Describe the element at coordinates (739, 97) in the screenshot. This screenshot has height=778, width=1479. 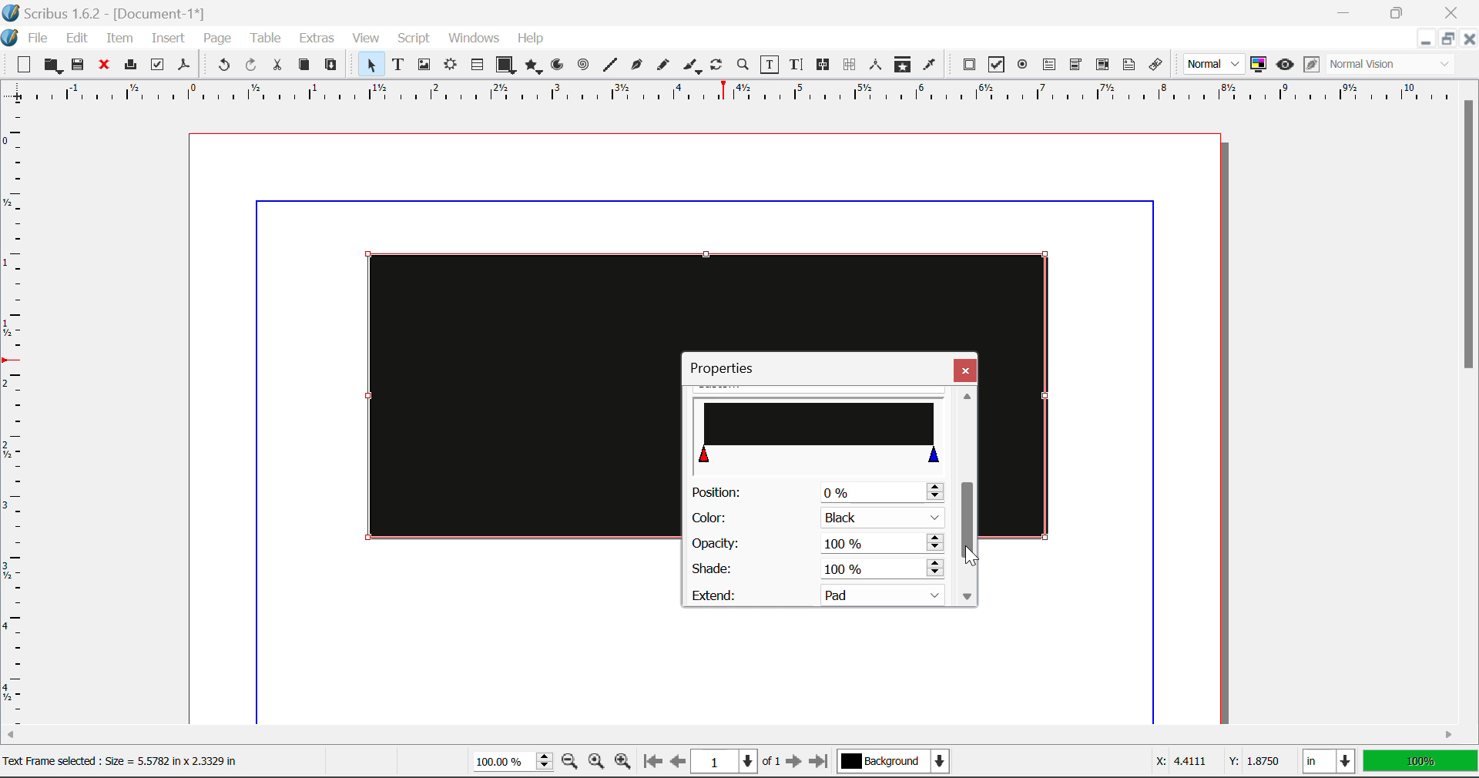
I see `Vertical Page Margins` at that location.